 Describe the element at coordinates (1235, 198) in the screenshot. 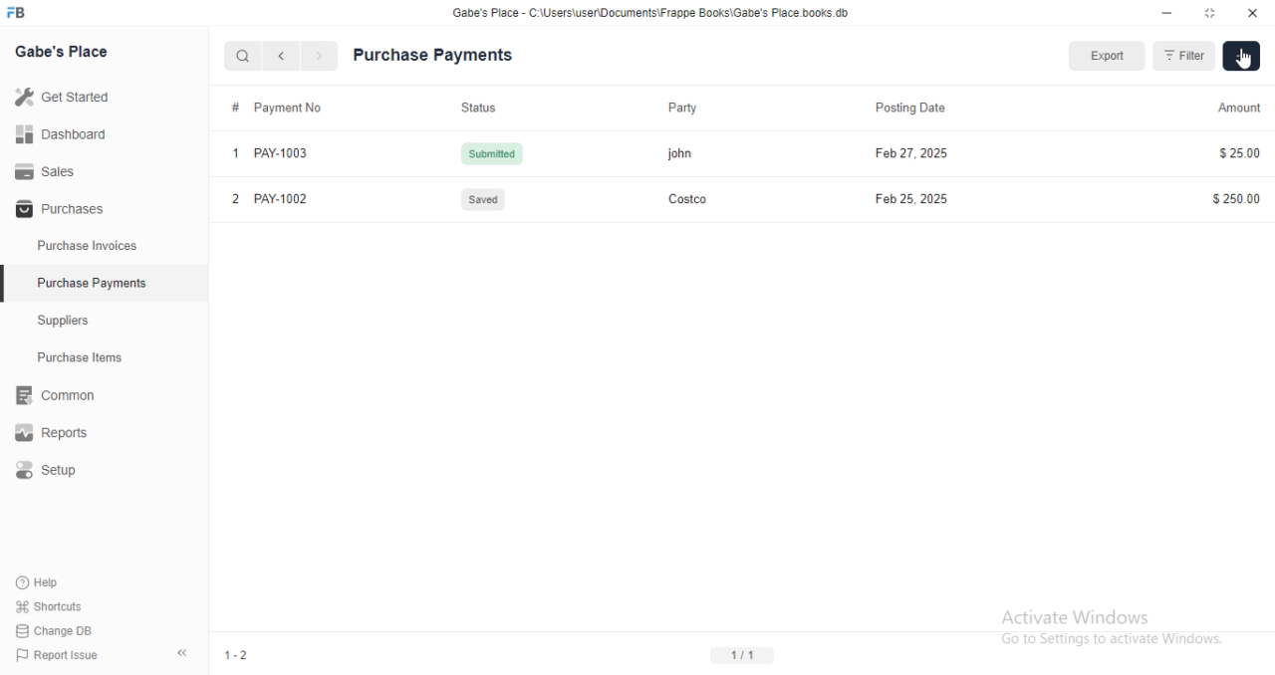

I see `$250.00` at that location.